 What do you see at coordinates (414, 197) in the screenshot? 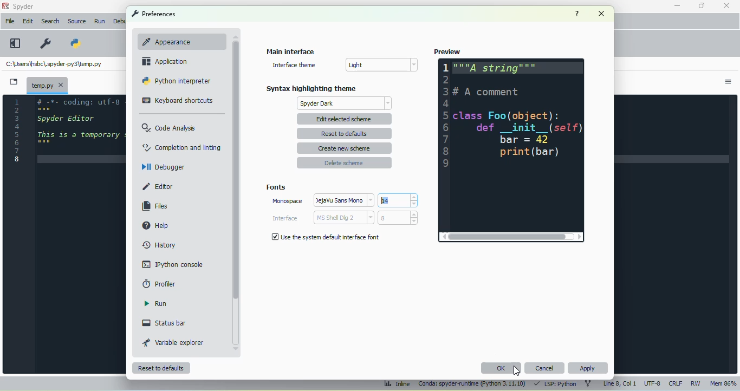
I see `increase size` at bounding box center [414, 197].